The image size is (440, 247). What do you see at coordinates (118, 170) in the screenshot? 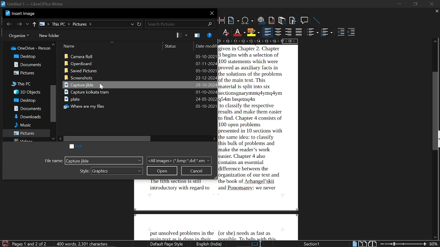
I see `styles` at bounding box center [118, 170].